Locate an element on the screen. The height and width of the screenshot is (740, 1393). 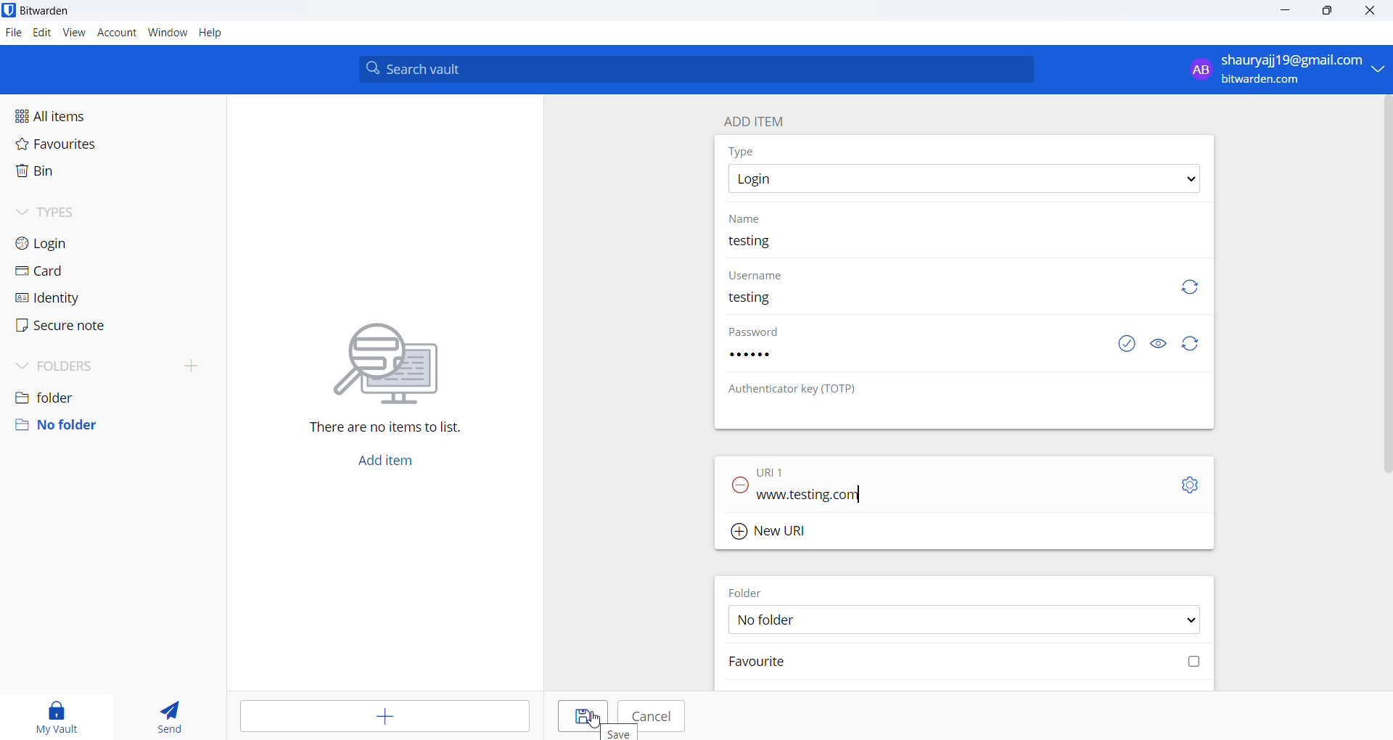
username input box. user name added "testing" is located at coordinates (934, 302).